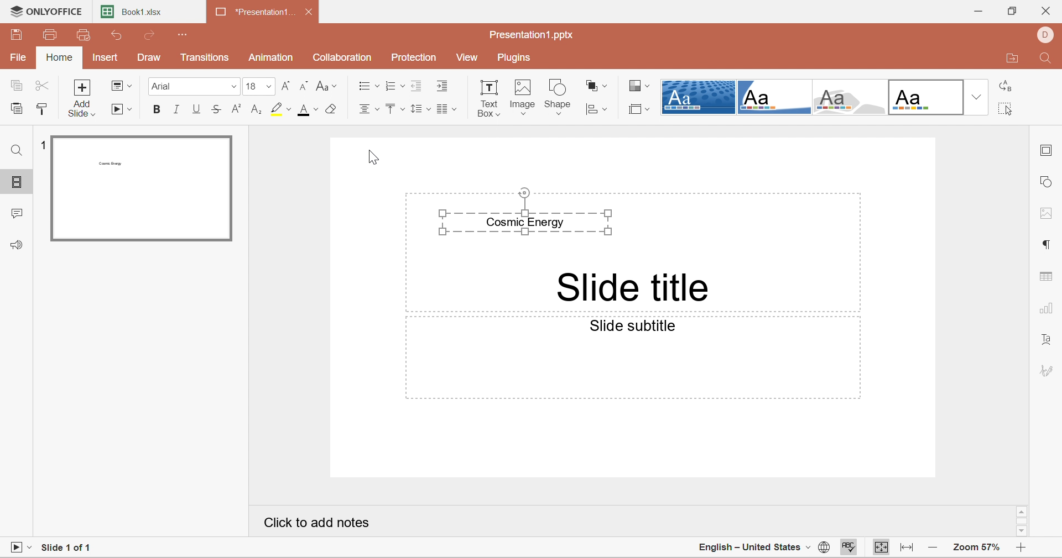 This screenshot has height=558, width=1062. I want to click on Arrange shapes, so click(596, 85).